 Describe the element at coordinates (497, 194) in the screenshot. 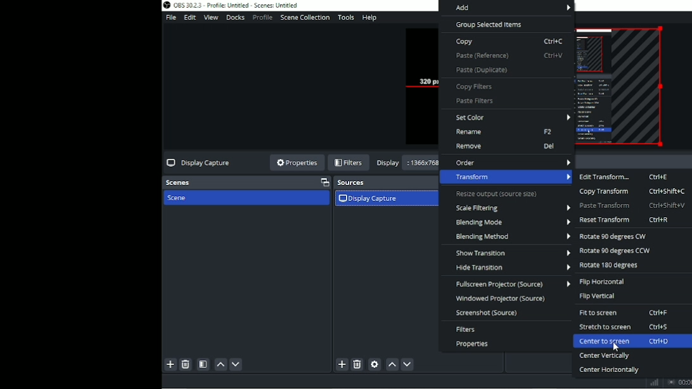

I see `Resize output` at that location.